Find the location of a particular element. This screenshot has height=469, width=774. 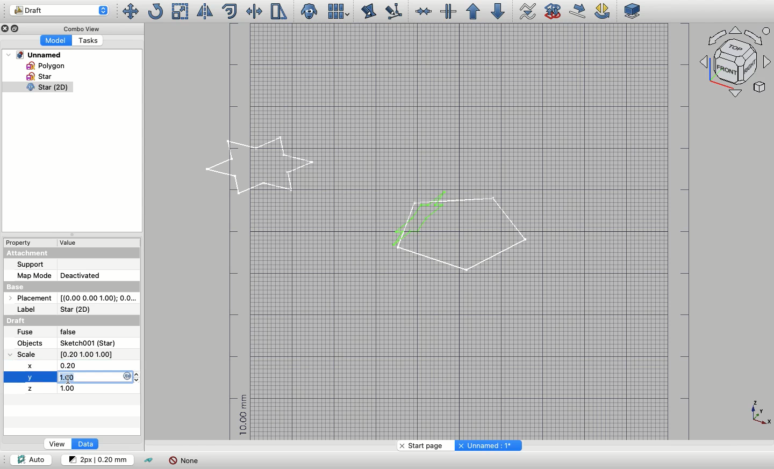

Model is located at coordinates (55, 41).